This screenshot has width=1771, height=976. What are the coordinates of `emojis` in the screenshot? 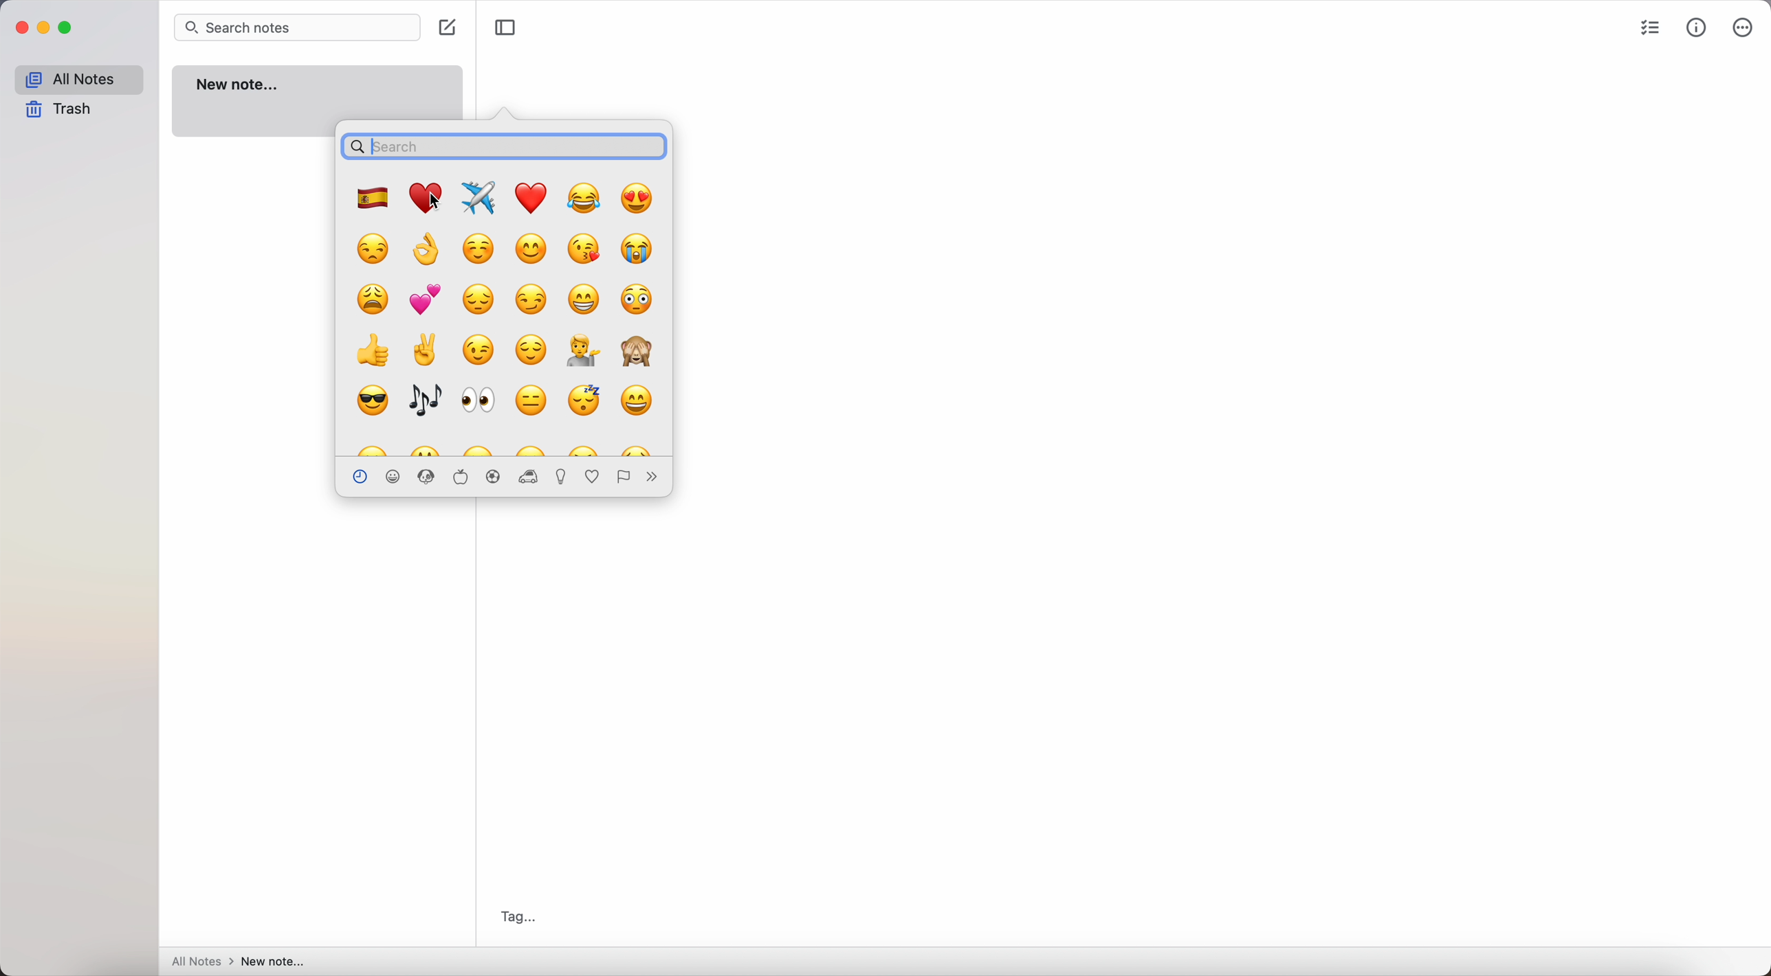 It's located at (560, 476).